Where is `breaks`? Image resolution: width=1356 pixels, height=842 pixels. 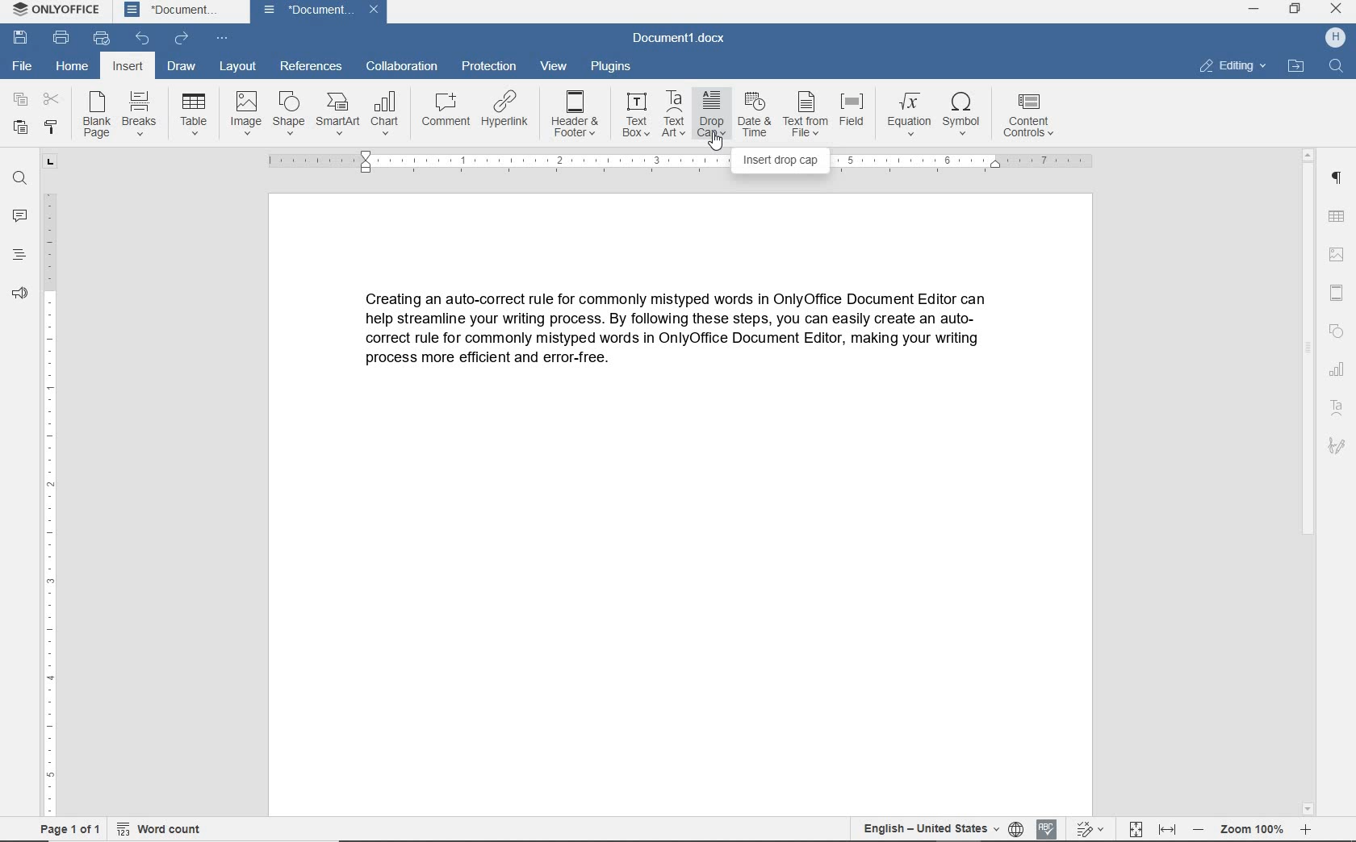 breaks is located at coordinates (140, 112).